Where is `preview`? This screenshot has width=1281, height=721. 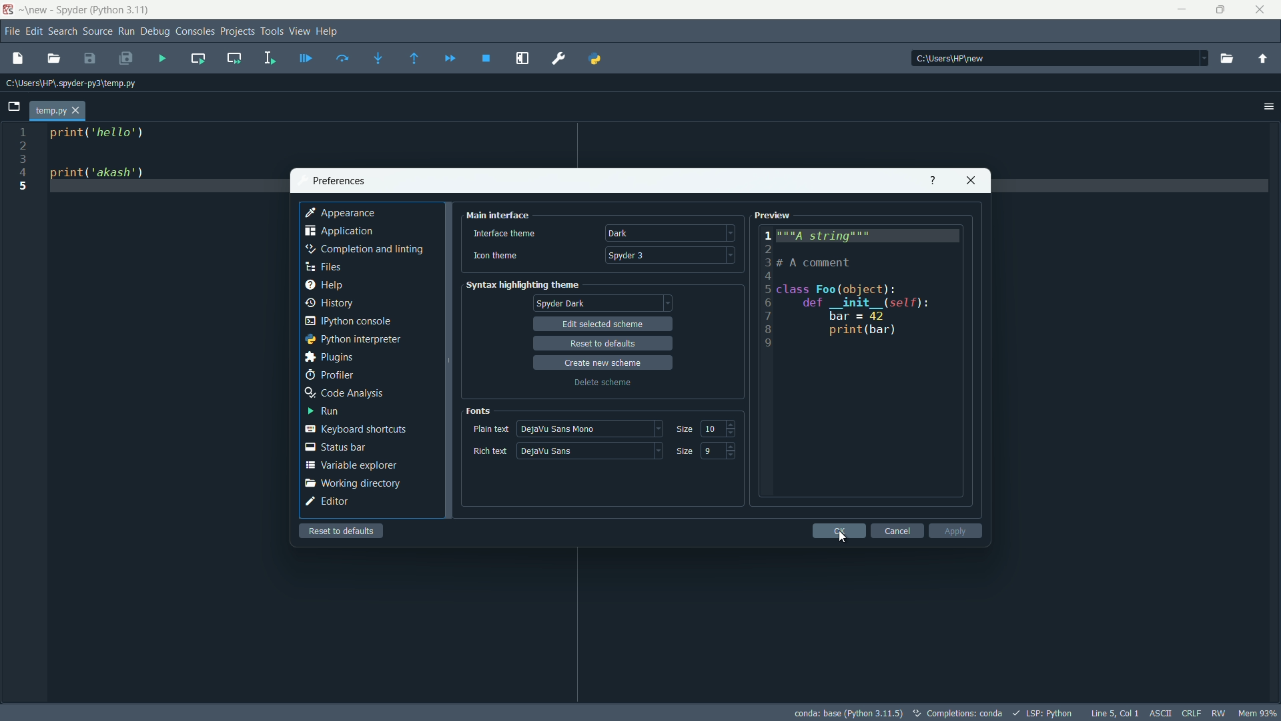 preview is located at coordinates (775, 216).